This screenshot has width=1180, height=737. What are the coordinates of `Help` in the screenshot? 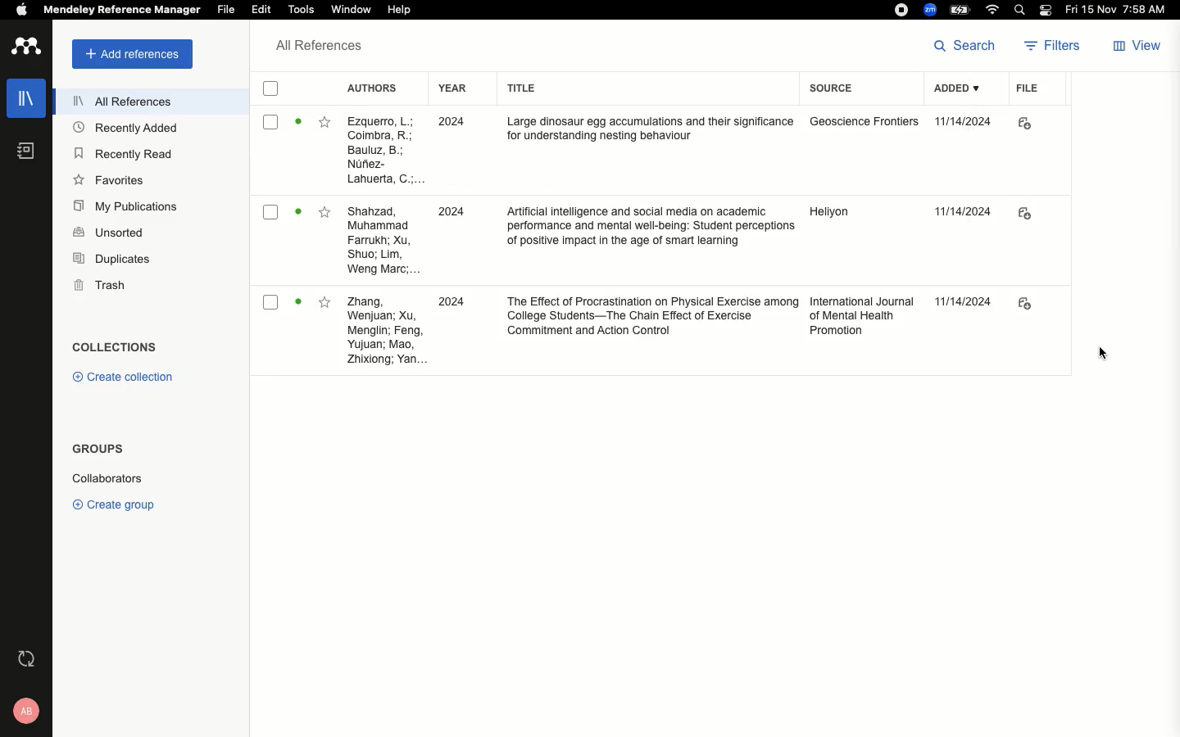 It's located at (400, 8).